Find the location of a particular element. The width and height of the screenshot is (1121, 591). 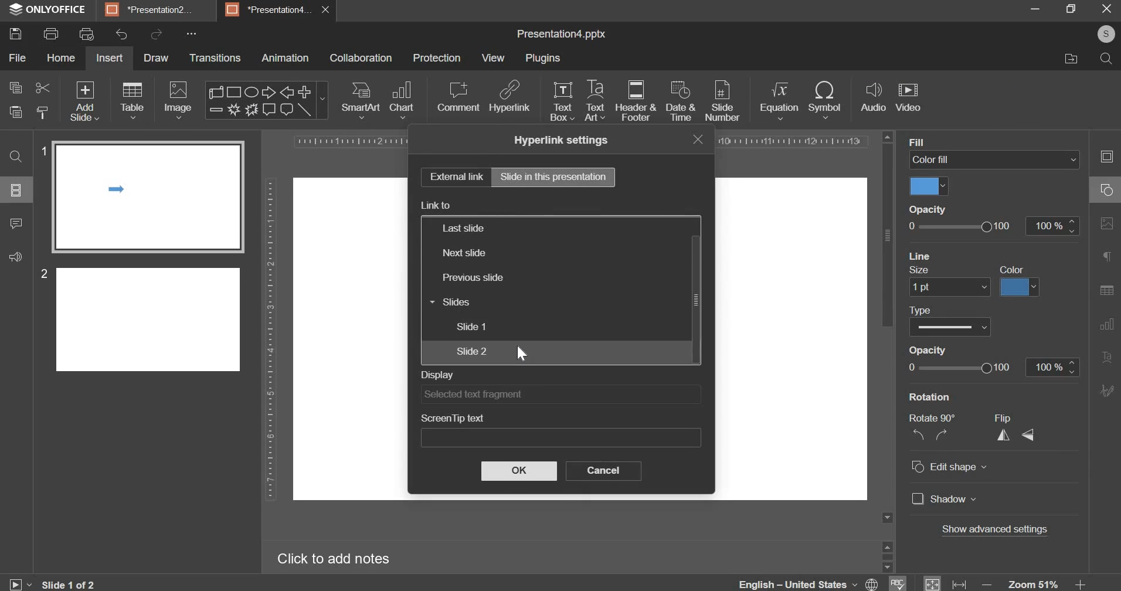

right side bar is located at coordinates (1104, 270).